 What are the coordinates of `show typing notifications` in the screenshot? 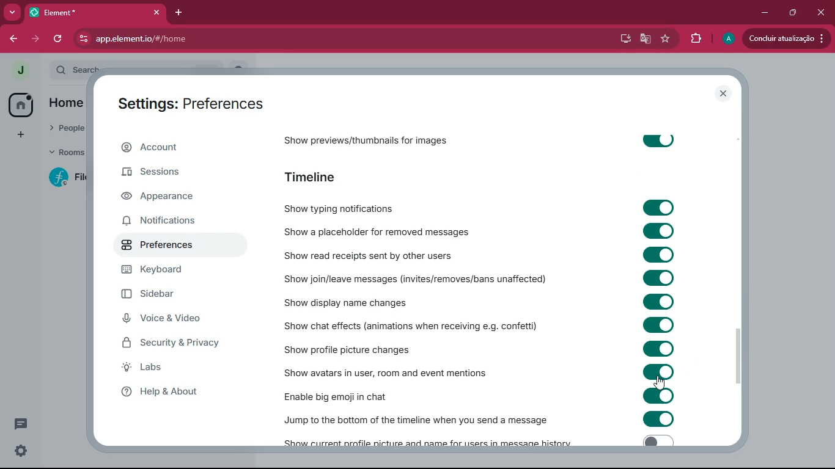 It's located at (367, 205).